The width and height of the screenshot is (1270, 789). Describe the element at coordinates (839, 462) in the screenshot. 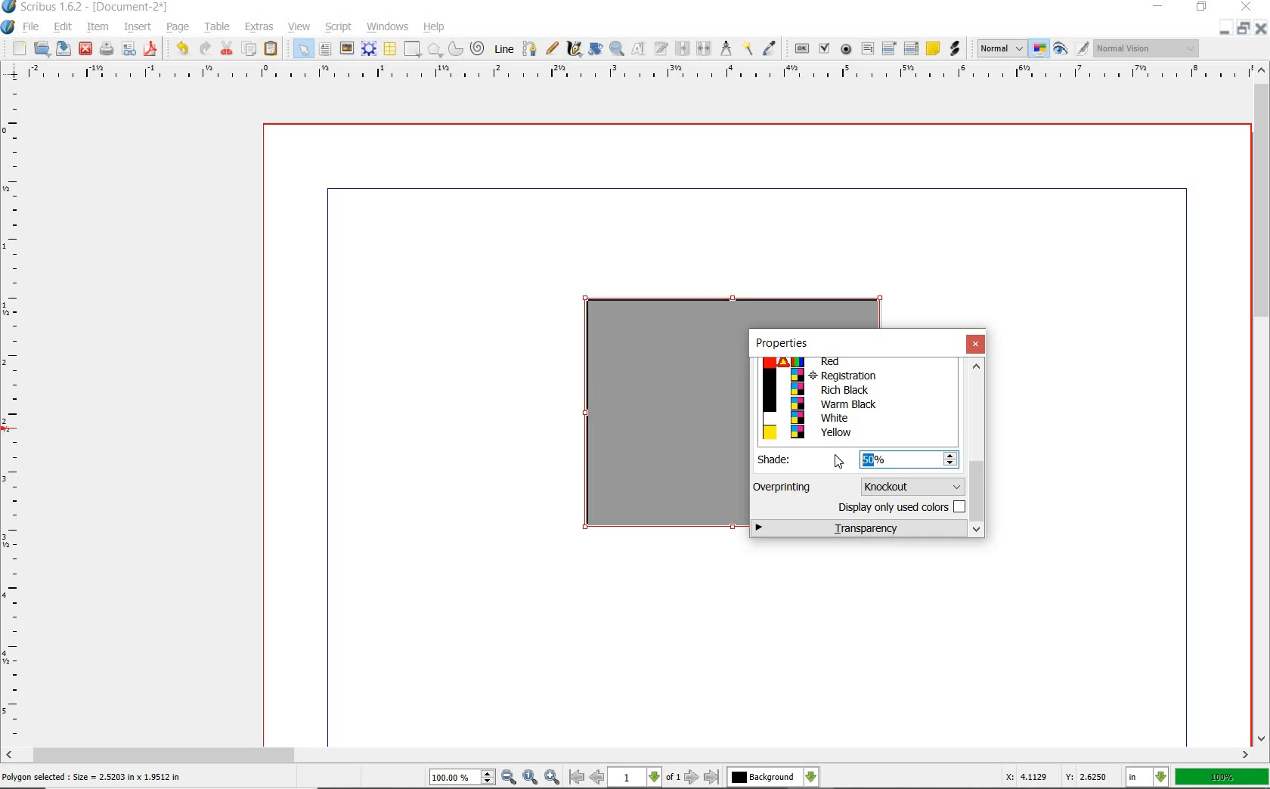

I see `cursor` at that location.